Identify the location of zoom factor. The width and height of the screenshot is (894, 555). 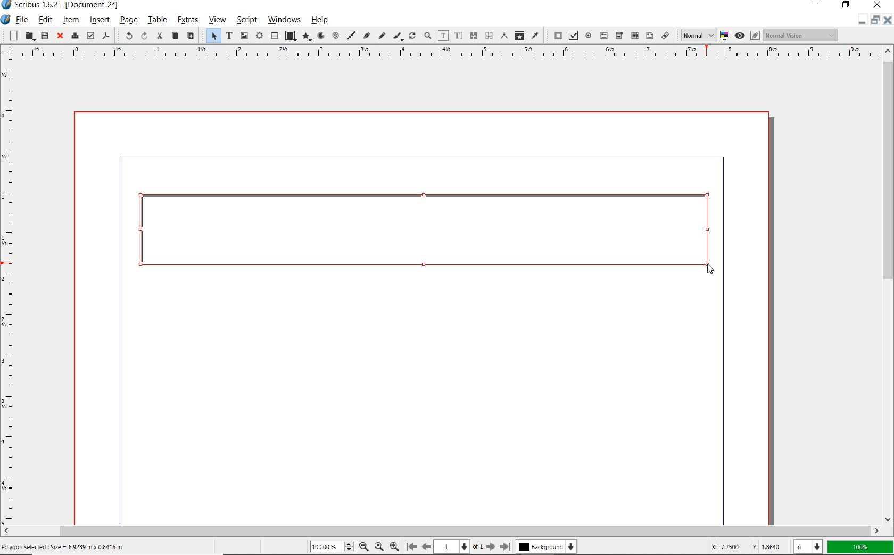
(860, 548).